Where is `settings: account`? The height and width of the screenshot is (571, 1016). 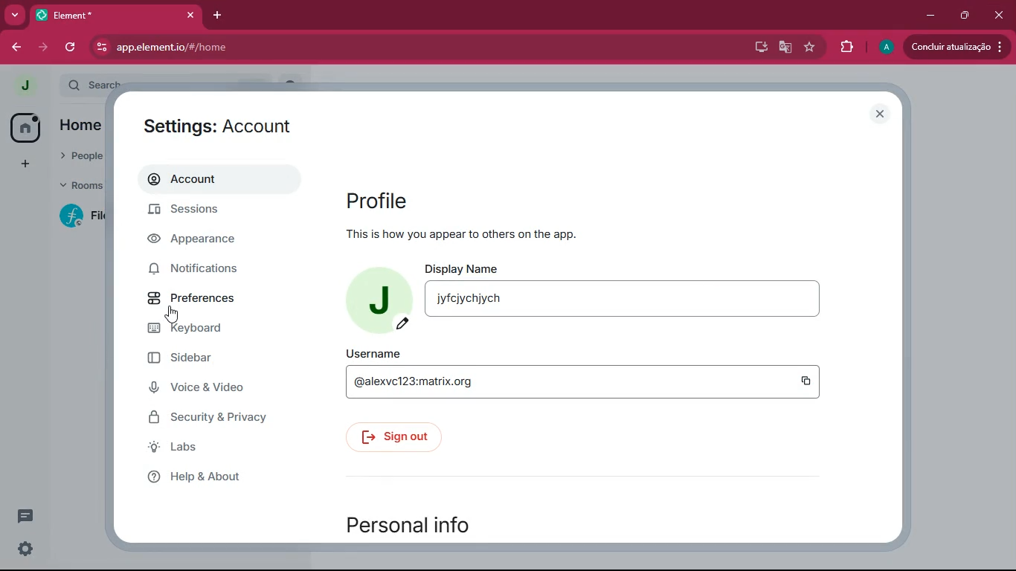
settings: account is located at coordinates (216, 127).